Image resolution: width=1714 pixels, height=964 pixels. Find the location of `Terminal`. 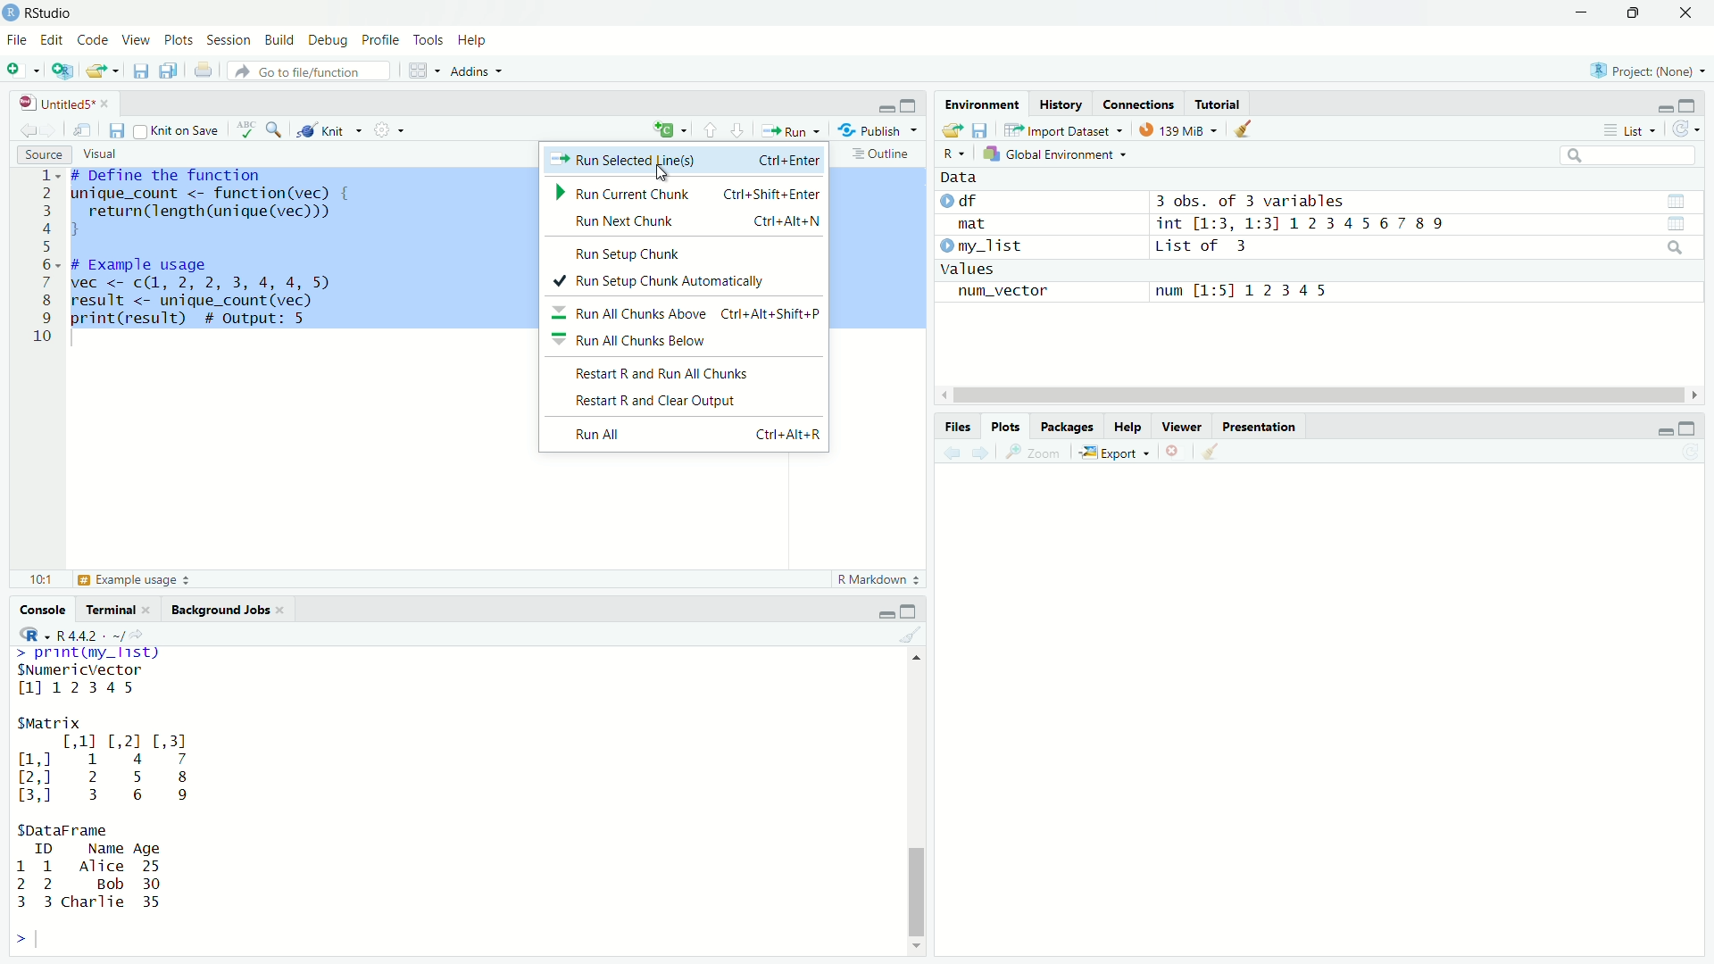

Terminal is located at coordinates (115, 611).